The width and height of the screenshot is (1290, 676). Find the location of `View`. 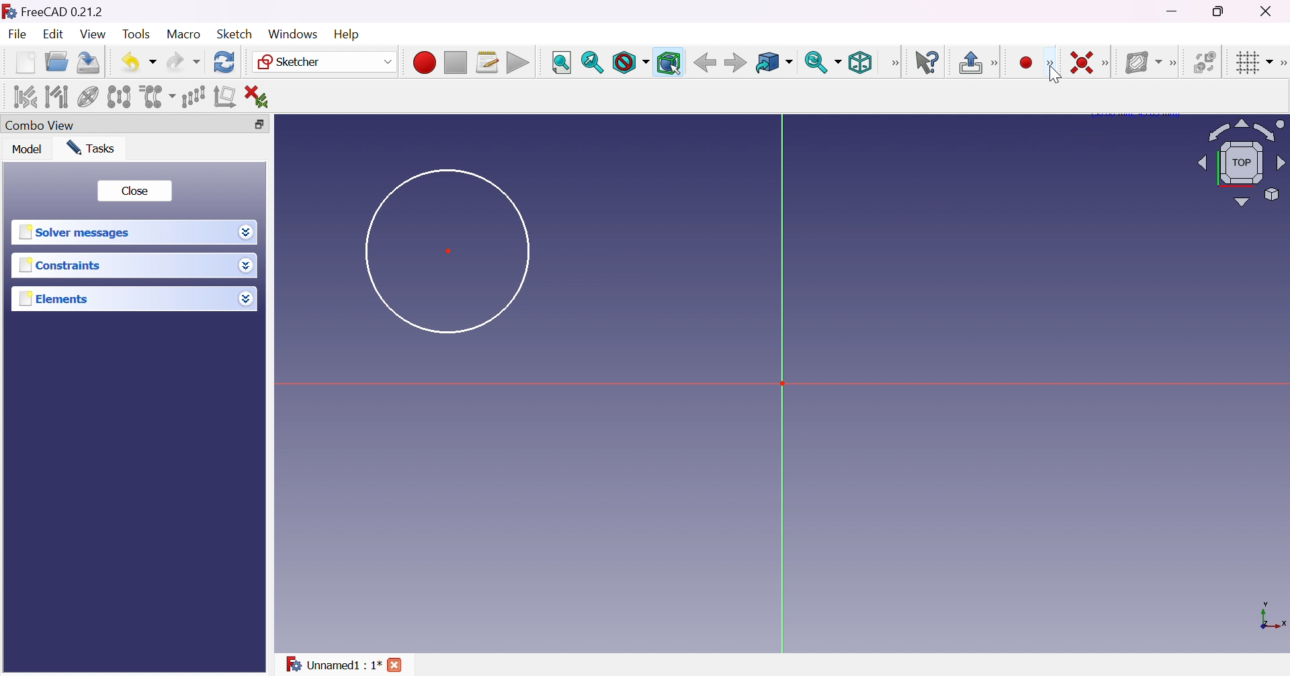

View is located at coordinates (94, 35).